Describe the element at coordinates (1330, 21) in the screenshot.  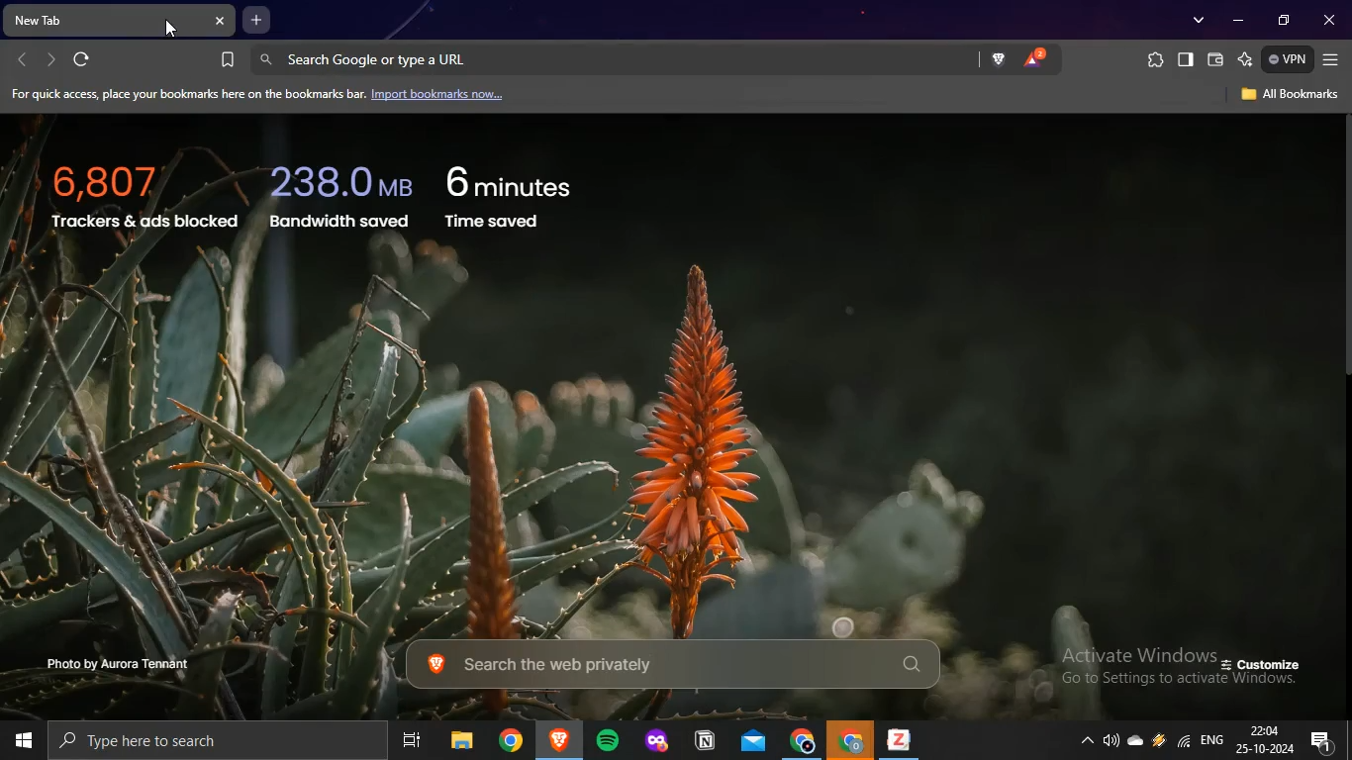
I see `close` at that location.